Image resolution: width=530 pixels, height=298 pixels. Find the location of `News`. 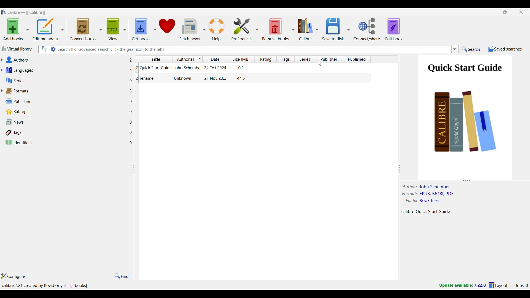

News is located at coordinates (65, 122).